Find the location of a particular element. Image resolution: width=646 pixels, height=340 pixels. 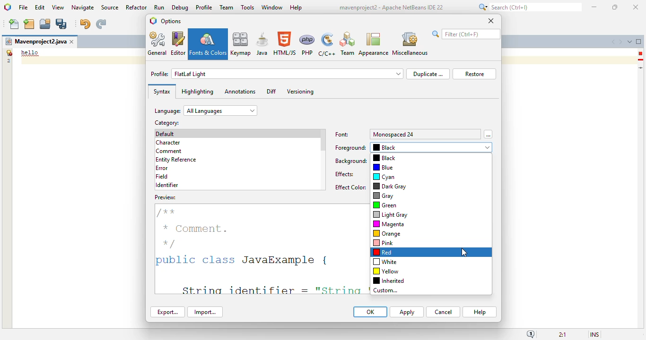

comment is located at coordinates (169, 152).